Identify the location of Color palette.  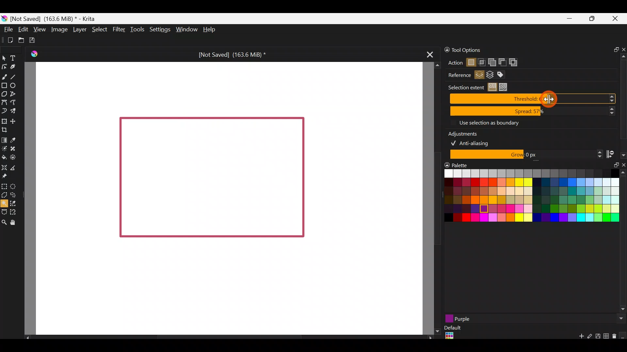
(525, 198).